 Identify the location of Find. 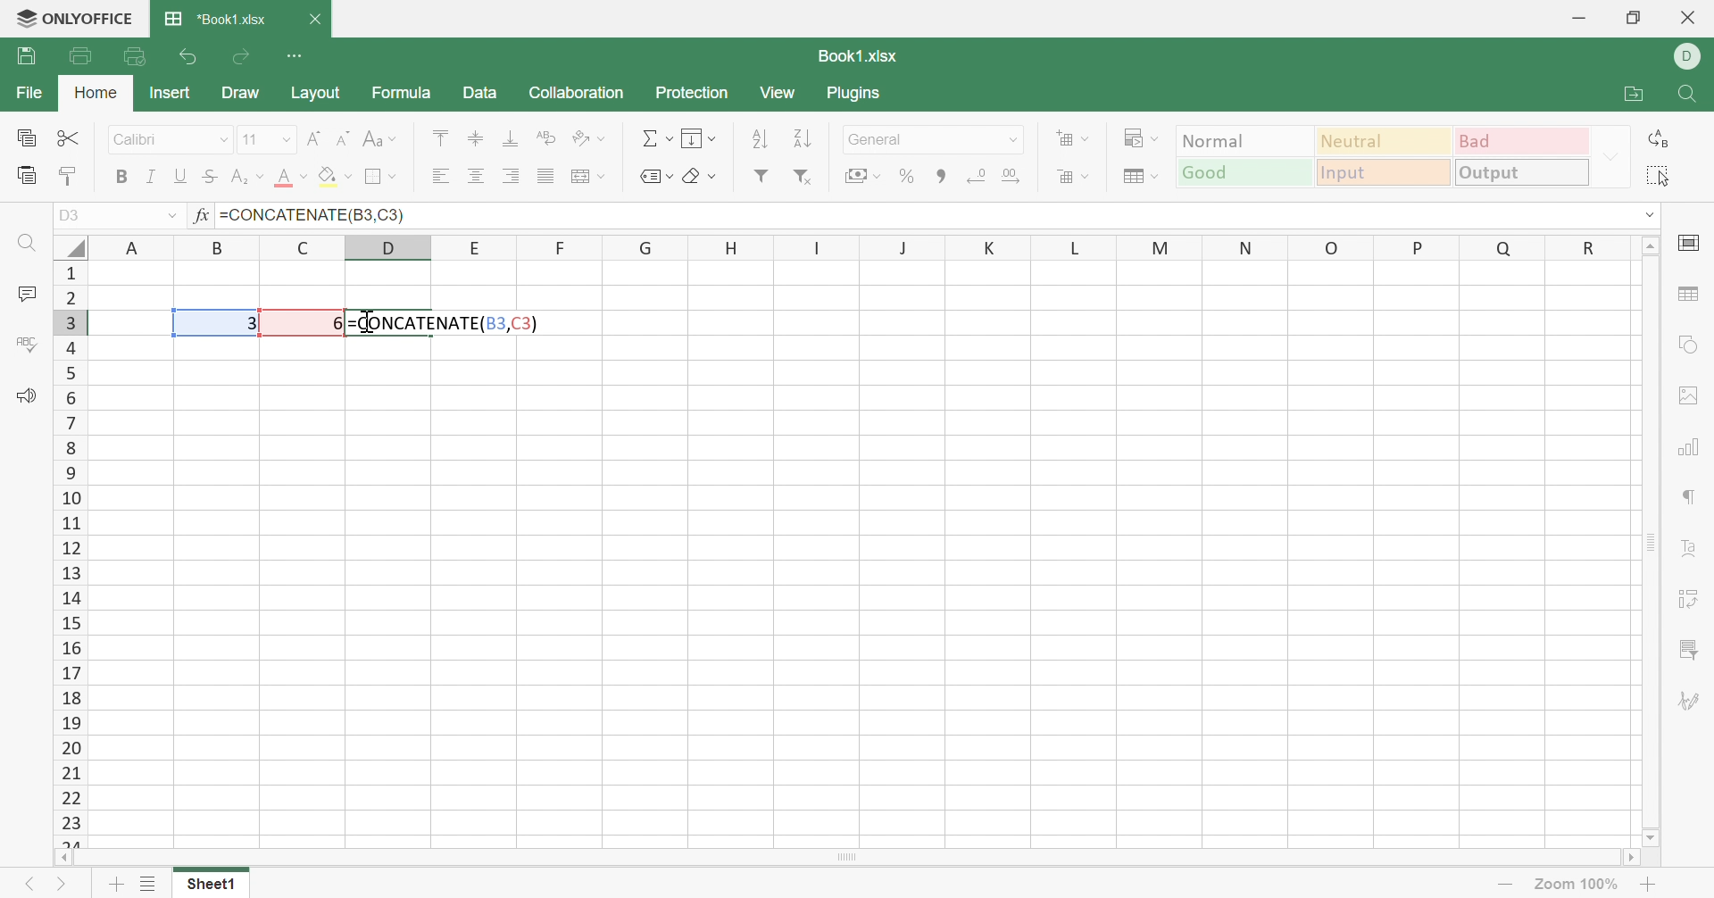
(1692, 95).